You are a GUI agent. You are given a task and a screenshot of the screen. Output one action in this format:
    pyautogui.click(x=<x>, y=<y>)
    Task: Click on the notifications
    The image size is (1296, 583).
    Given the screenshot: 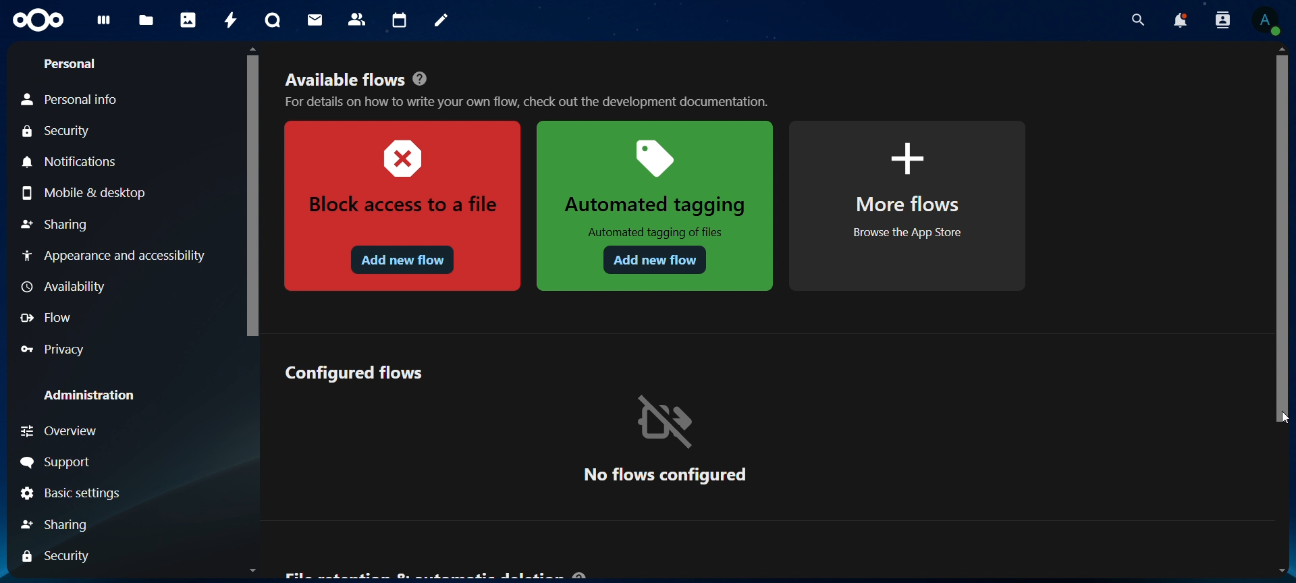 What is the action you would take?
    pyautogui.click(x=1179, y=20)
    